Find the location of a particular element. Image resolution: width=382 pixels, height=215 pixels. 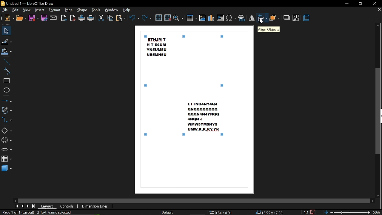

Cursor is located at coordinates (263, 21).